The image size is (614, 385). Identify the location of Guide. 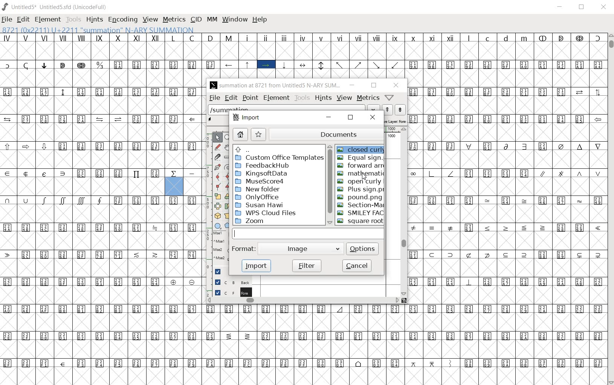
(217, 270).